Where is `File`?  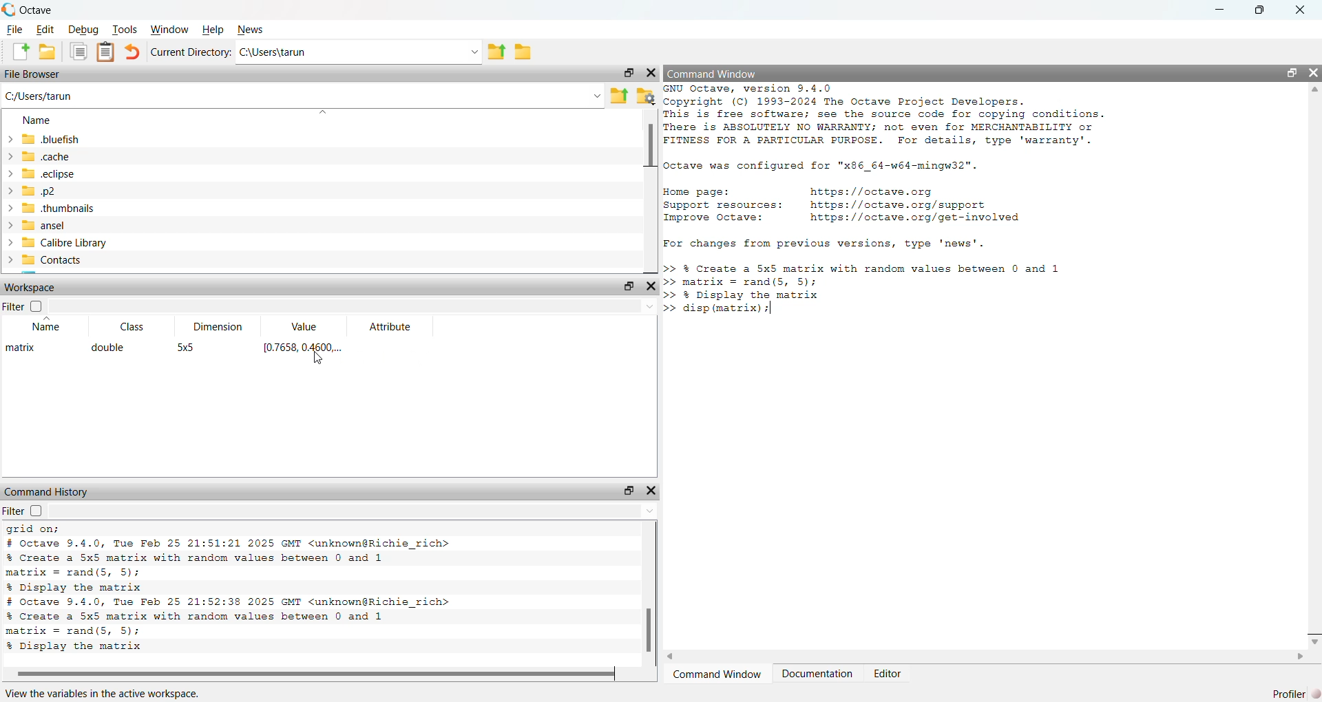
File is located at coordinates (14, 29).